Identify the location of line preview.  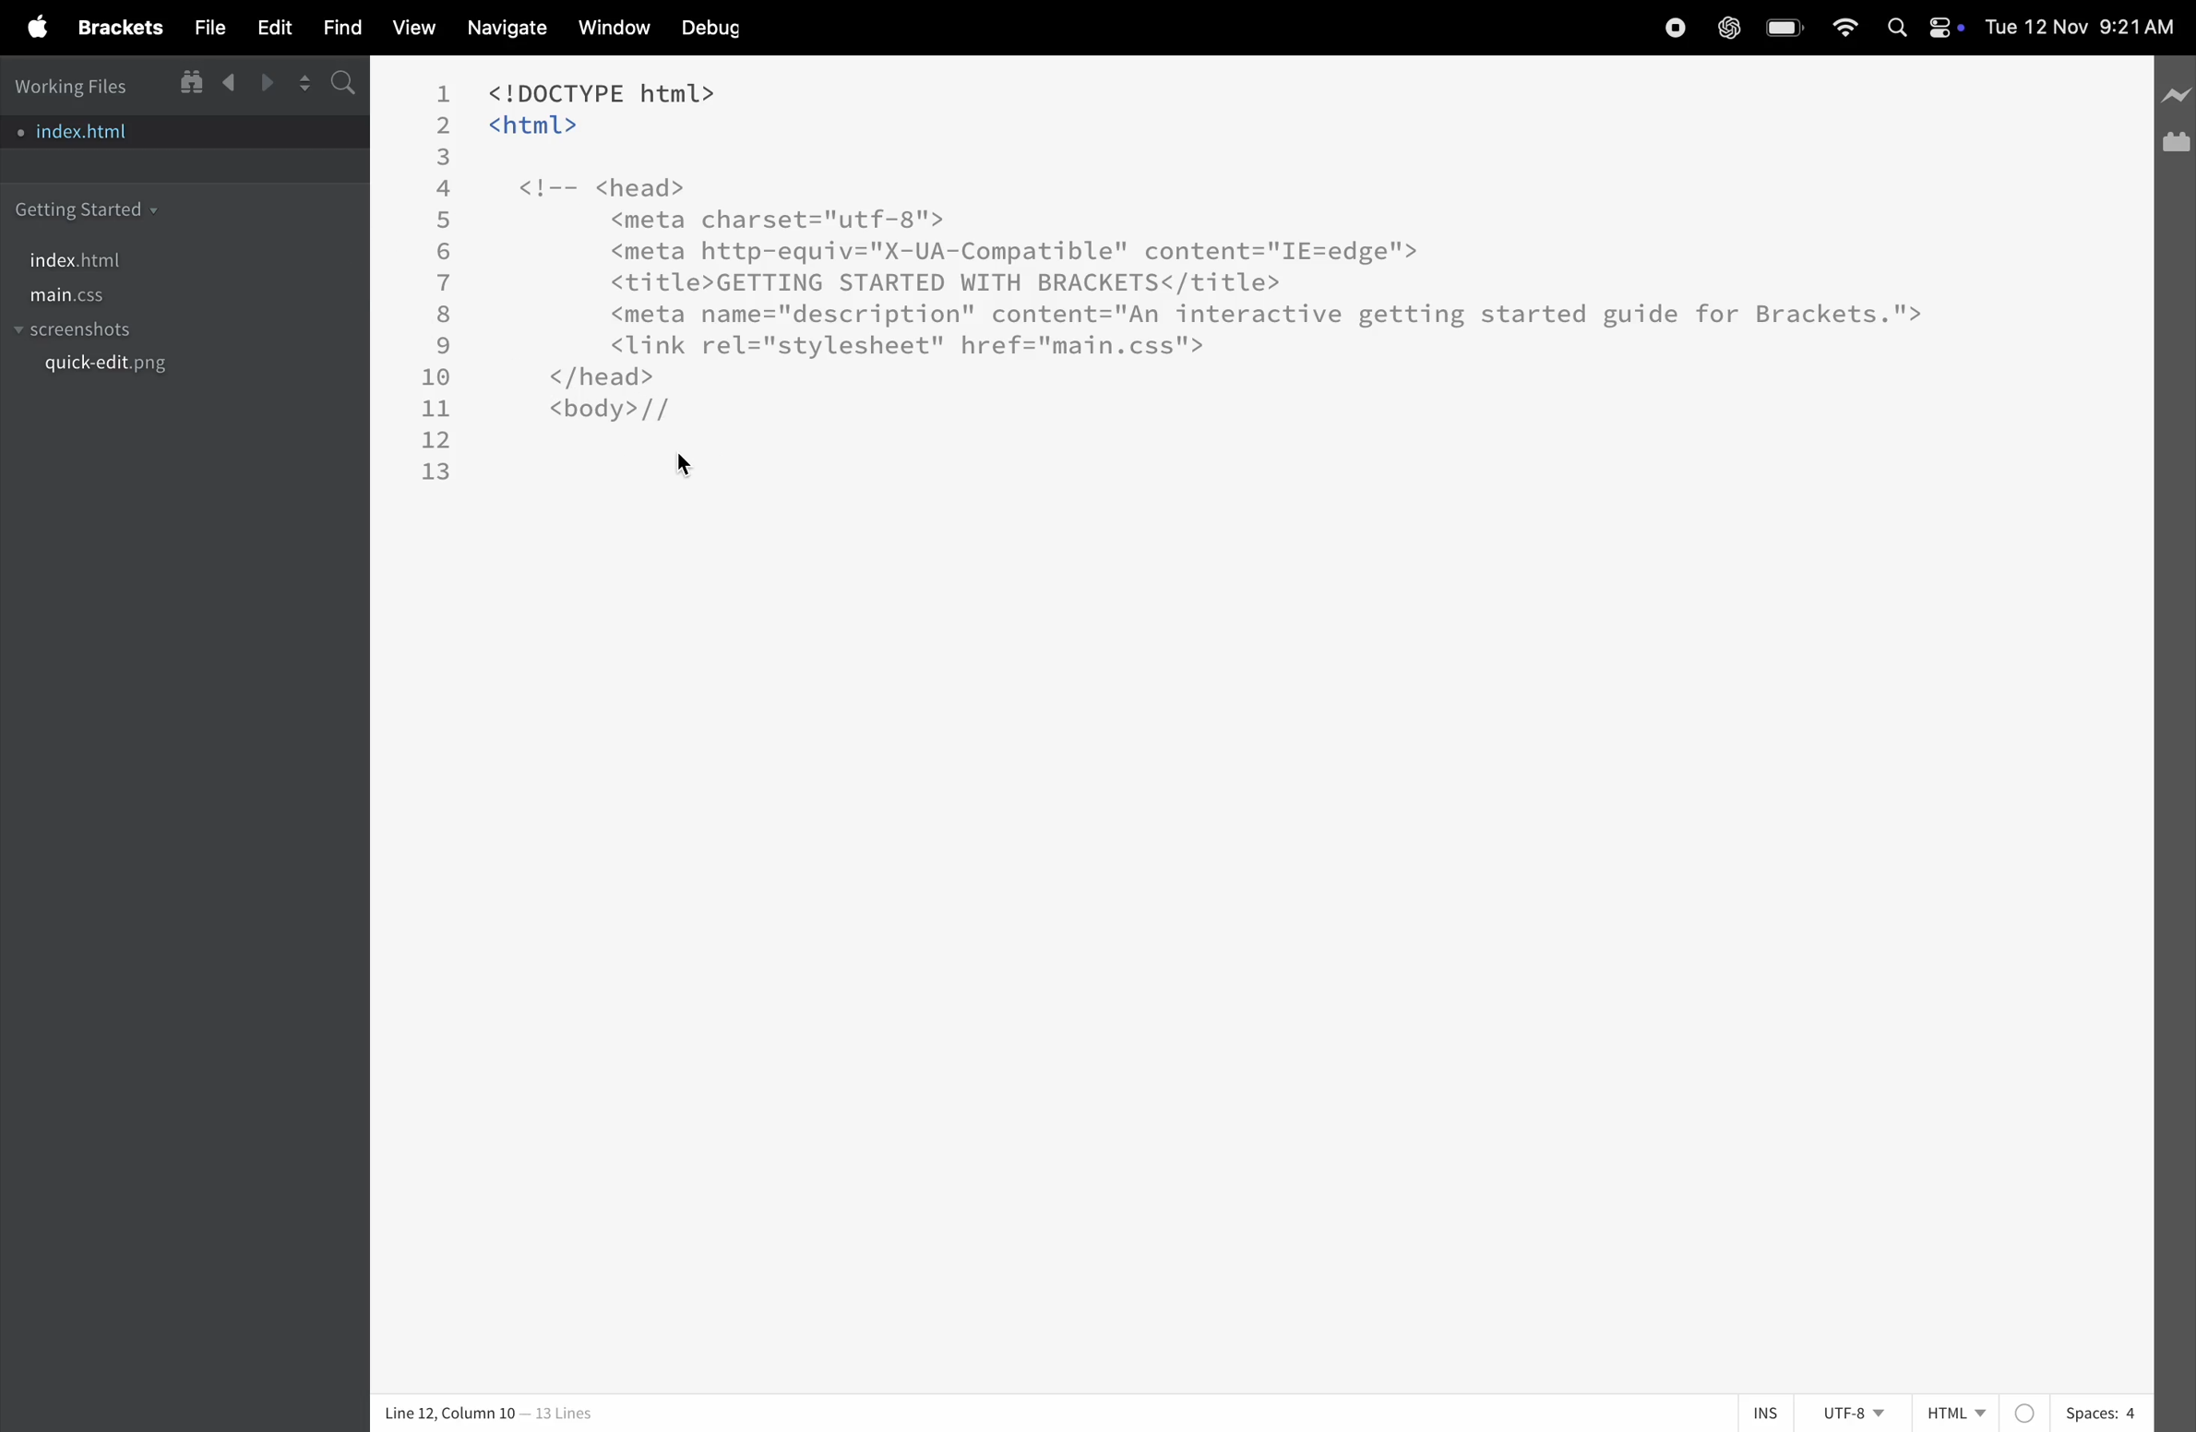
(2175, 96).